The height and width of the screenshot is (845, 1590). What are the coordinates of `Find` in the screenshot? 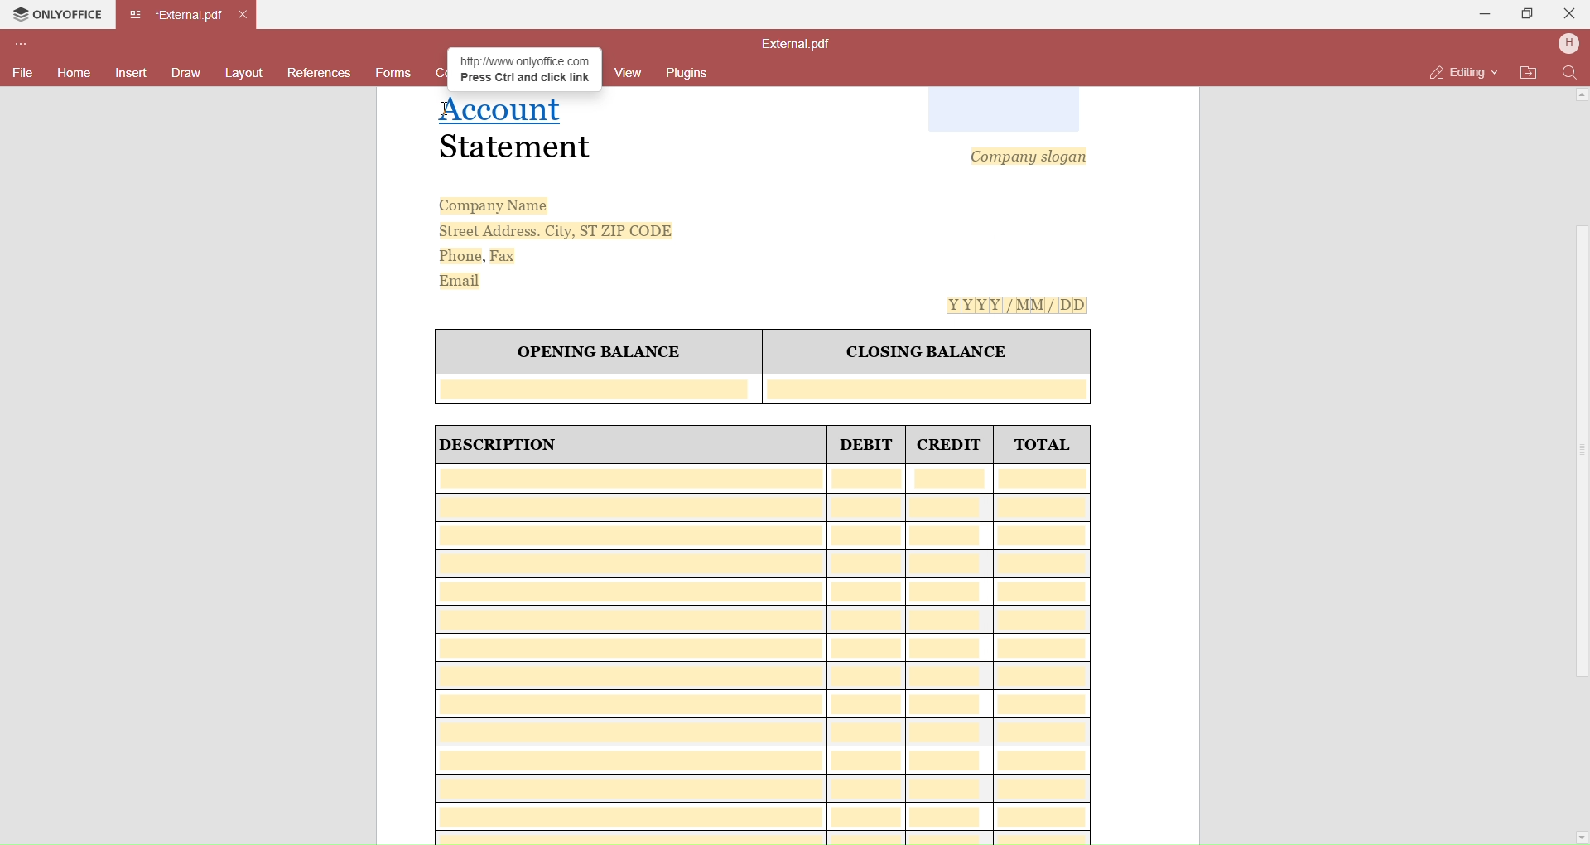 It's located at (1569, 73).